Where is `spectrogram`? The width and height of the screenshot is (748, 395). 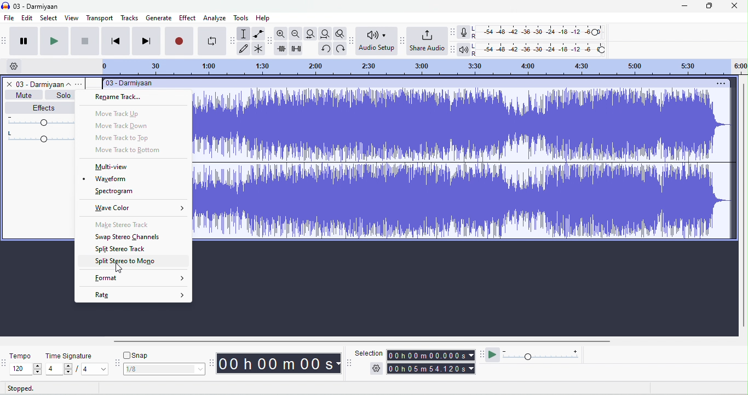
spectrogram is located at coordinates (116, 191).